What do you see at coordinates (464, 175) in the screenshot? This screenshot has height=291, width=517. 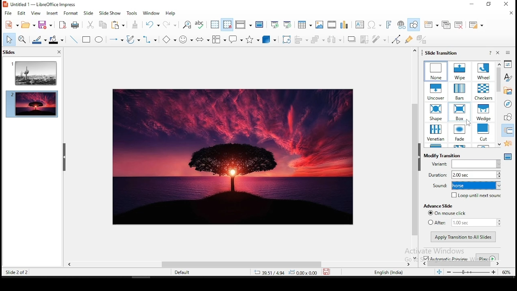 I see `duration` at bounding box center [464, 175].